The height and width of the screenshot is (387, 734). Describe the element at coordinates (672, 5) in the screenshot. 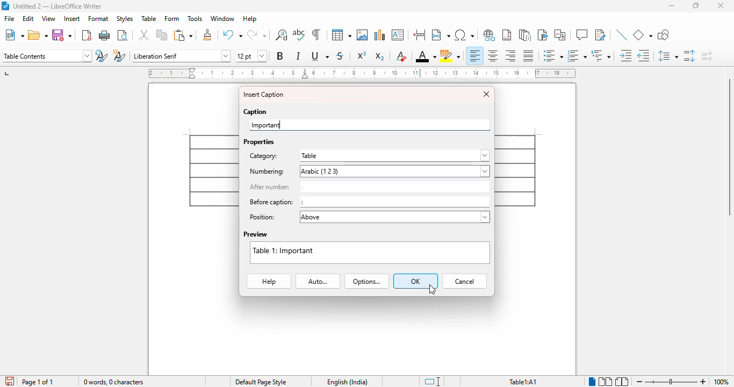

I see `minimize` at that location.